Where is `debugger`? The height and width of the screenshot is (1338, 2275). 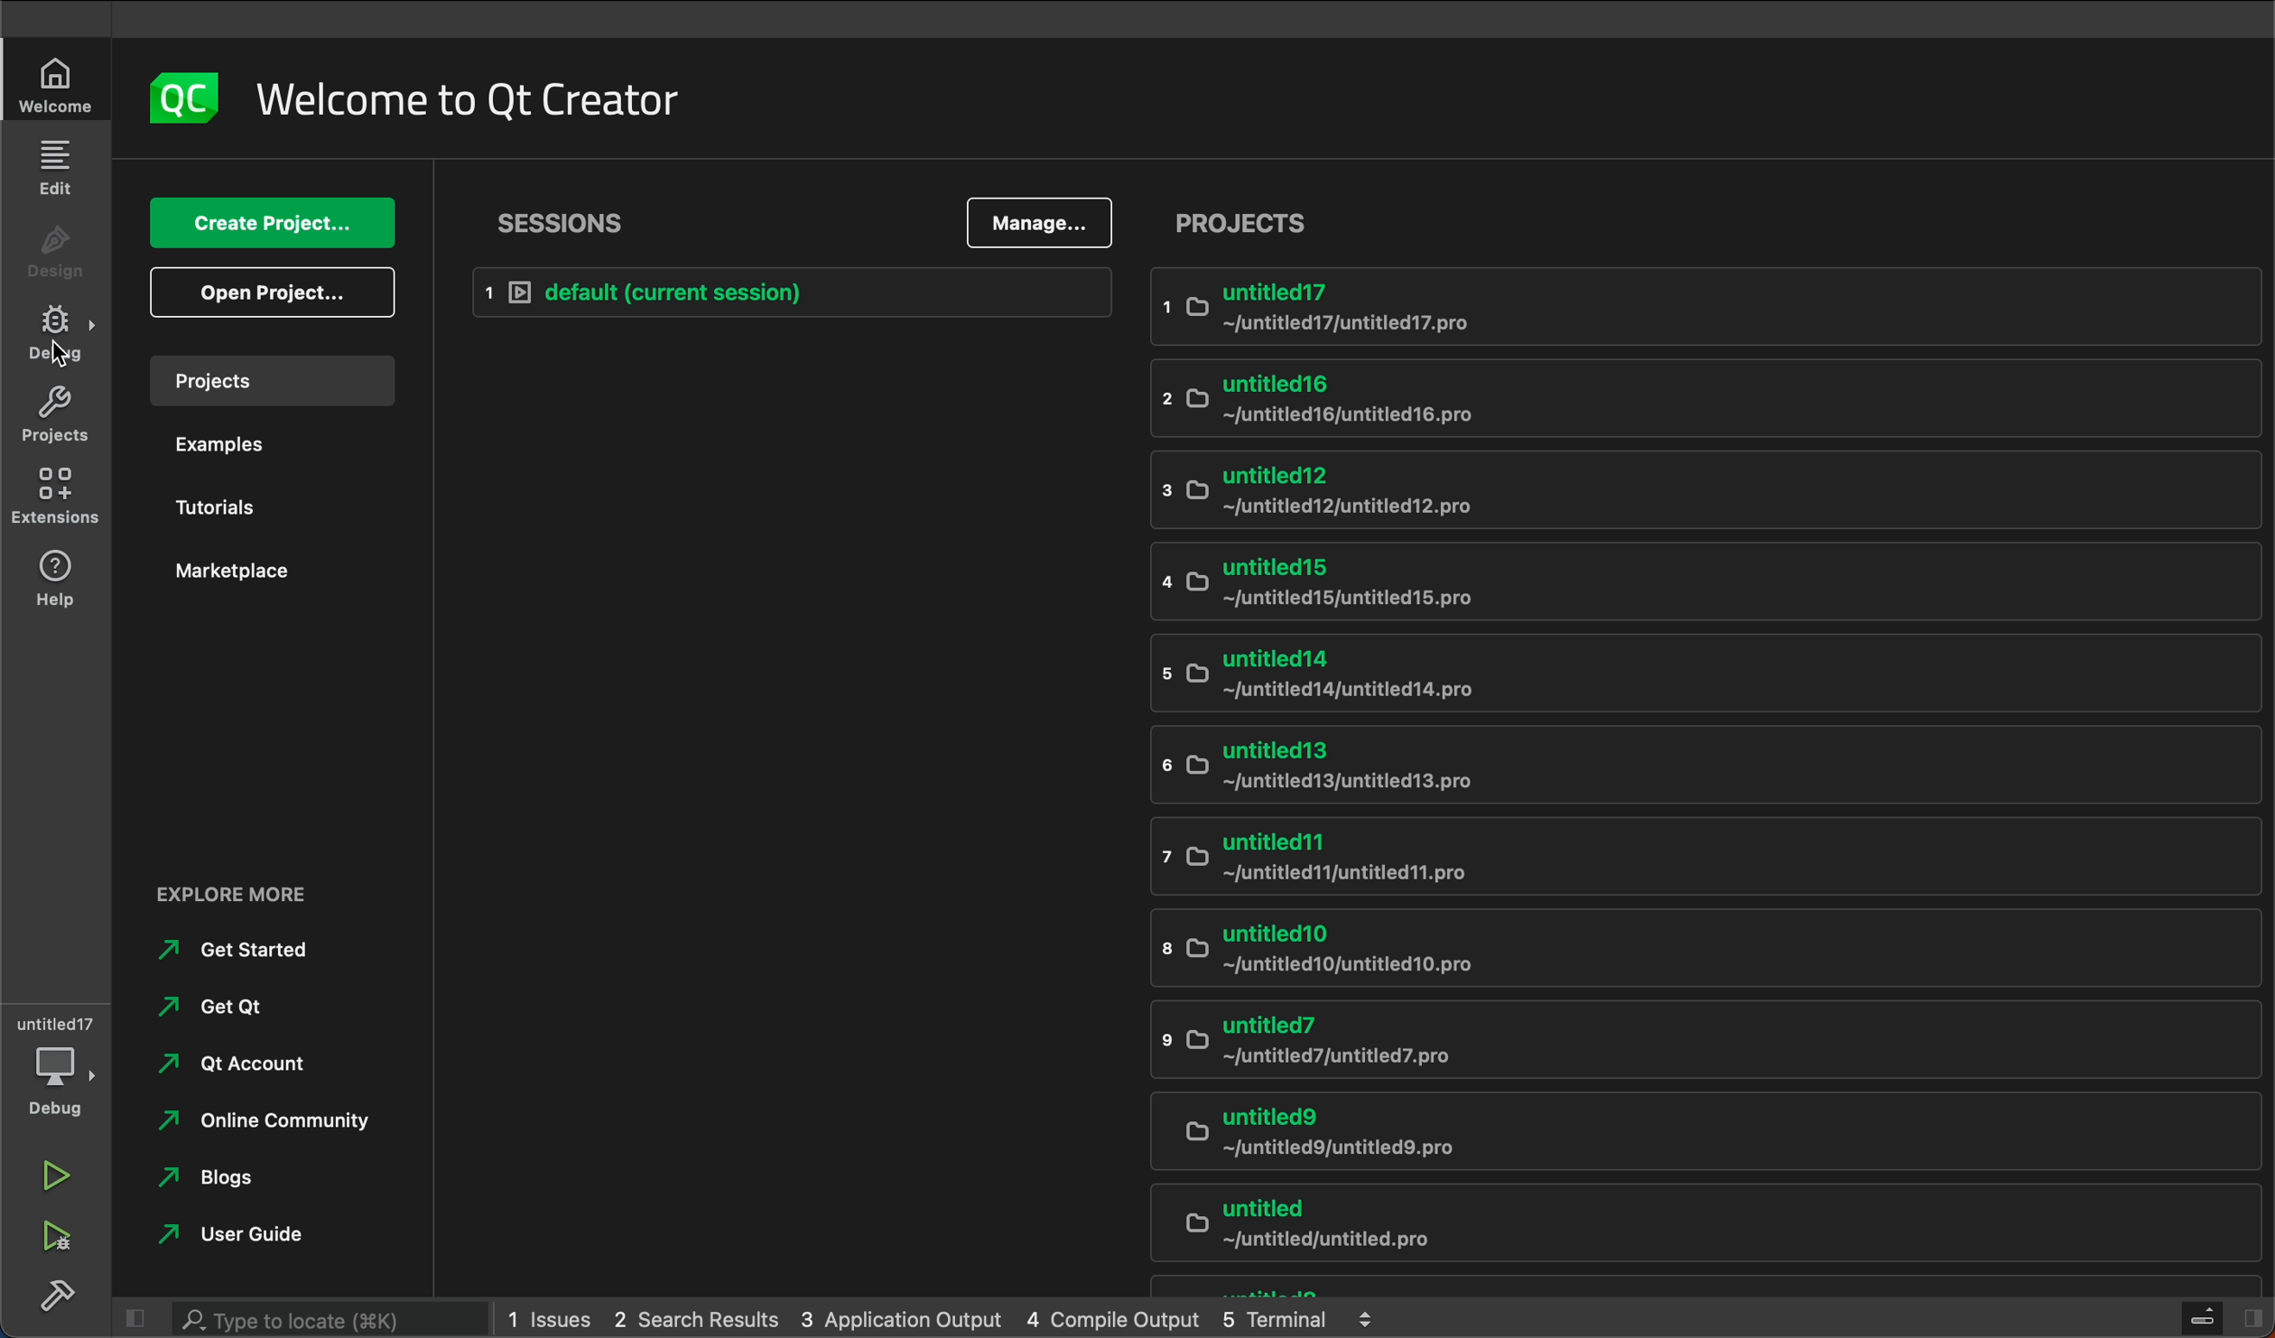
debugger is located at coordinates (53, 1067).